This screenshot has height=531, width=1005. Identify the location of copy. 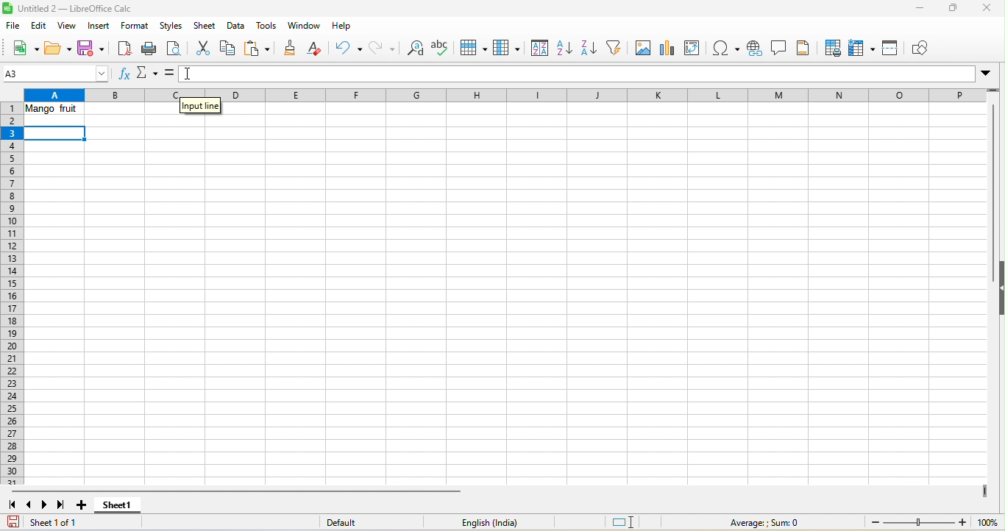
(228, 49).